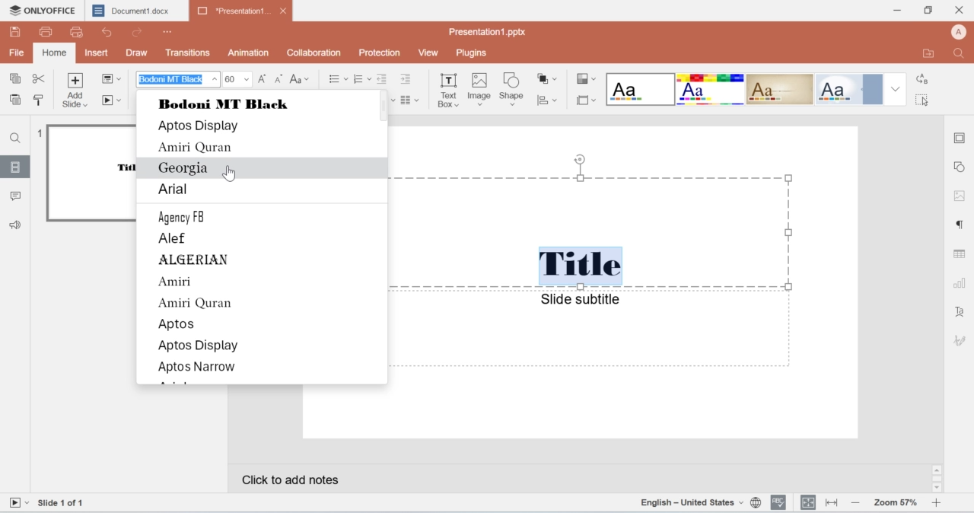 The image size is (974, 513). What do you see at coordinates (927, 11) in the screenshot?
I see `minimize/maximize` at bounding box center [927, 11].